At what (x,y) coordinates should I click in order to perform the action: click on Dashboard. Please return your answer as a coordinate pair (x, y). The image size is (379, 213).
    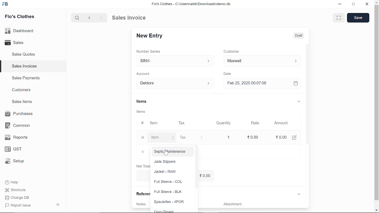
    Looking at the image, I should click on (20, 32).